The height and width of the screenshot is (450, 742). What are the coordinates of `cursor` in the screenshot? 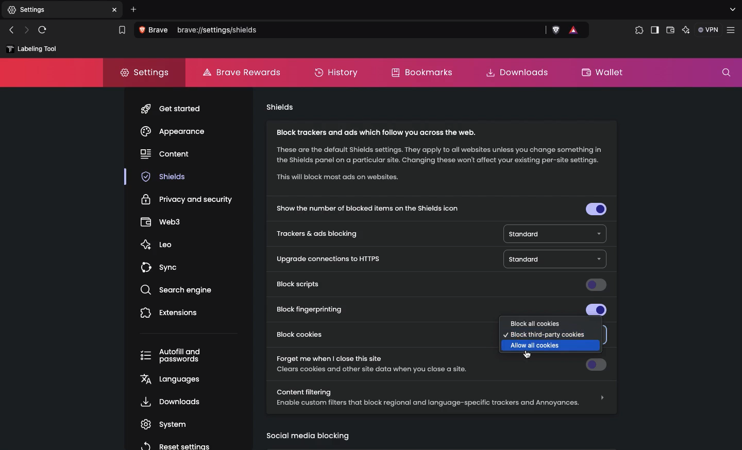 It's located at (529, 355).